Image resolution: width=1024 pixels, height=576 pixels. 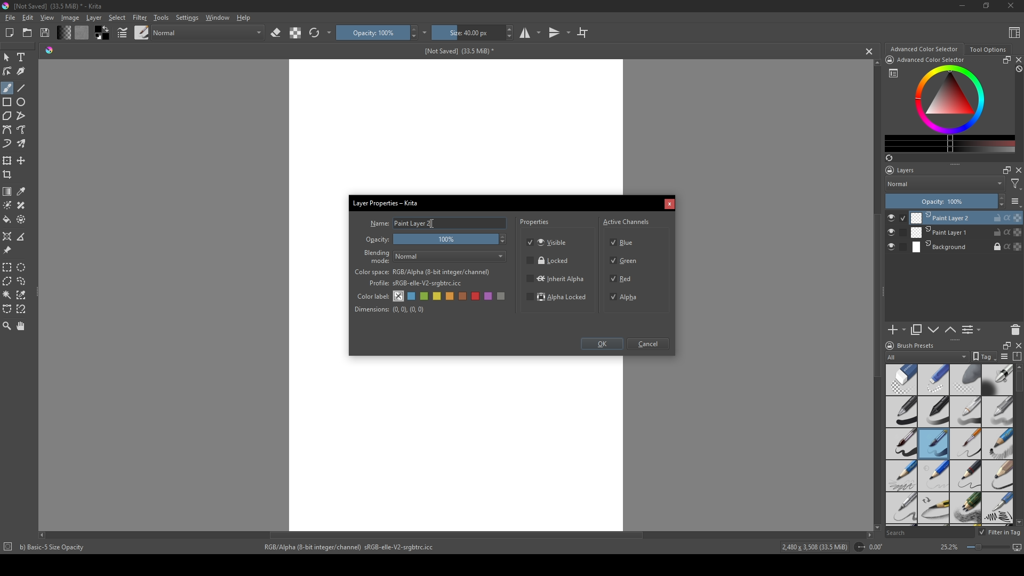 I want to click on size, so click(x=467, y=33).